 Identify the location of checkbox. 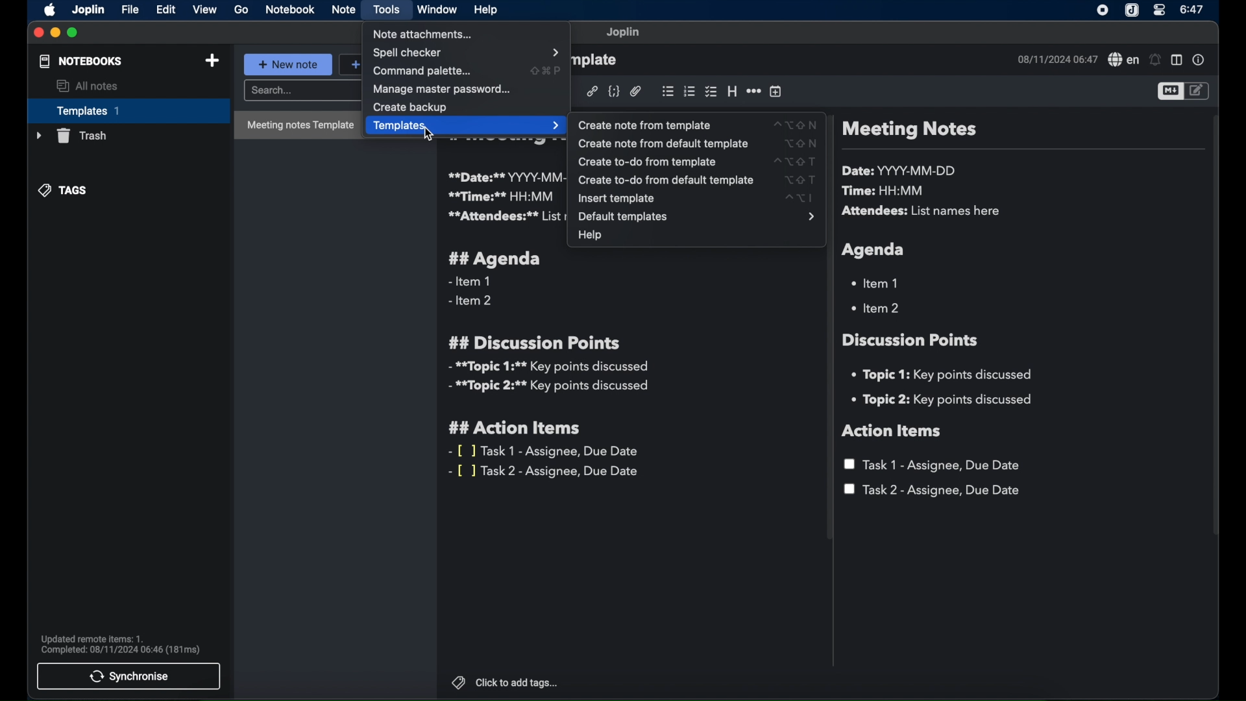
(710, 92).